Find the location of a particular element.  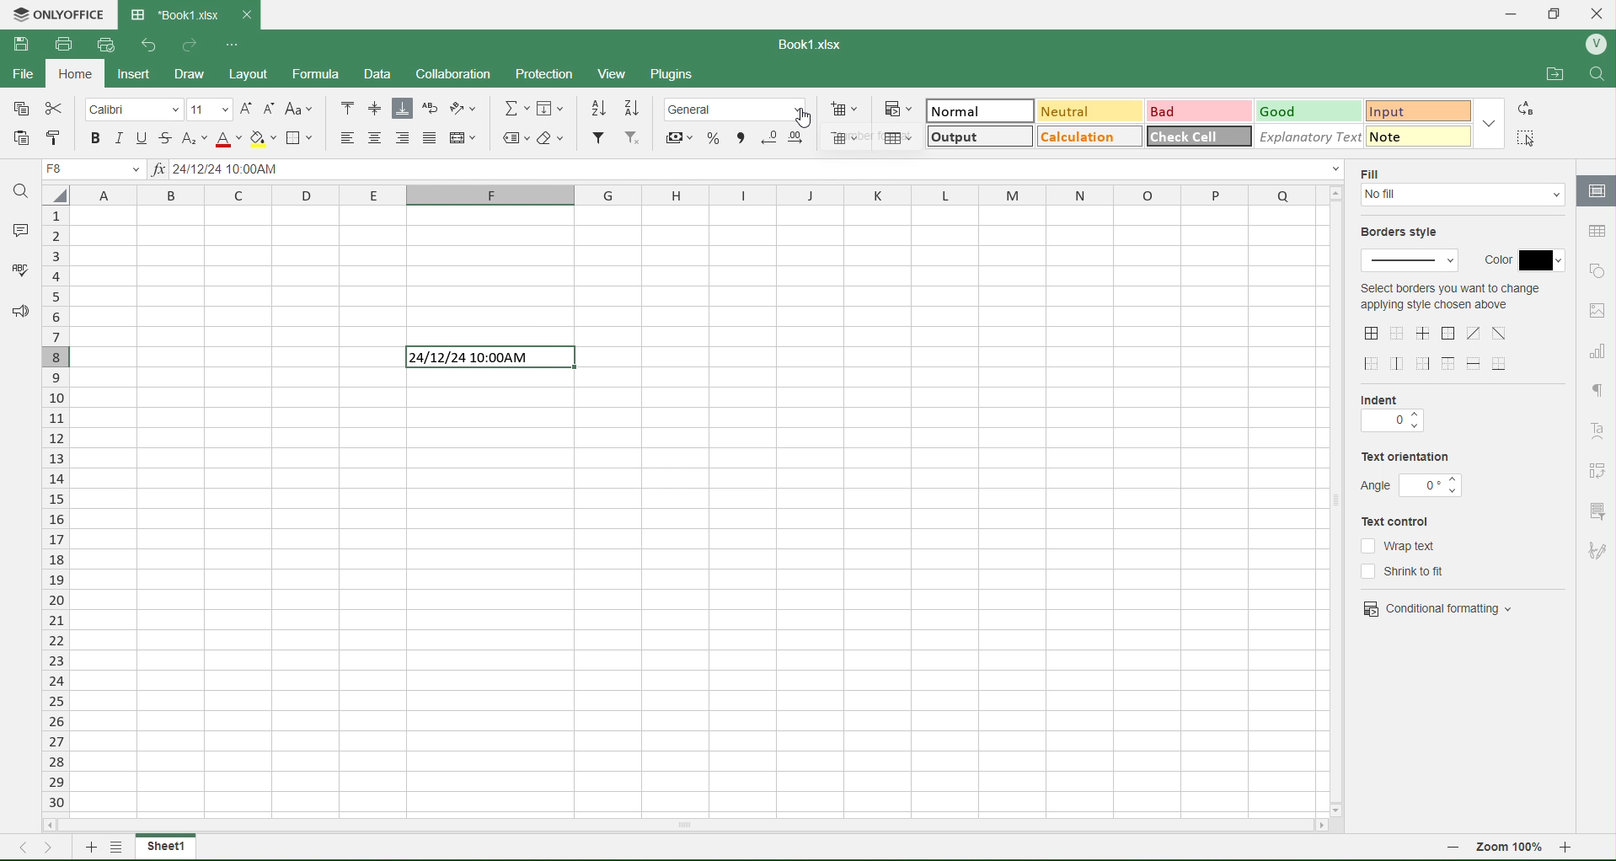

Strikethrough is located at coordinates (168, 136).